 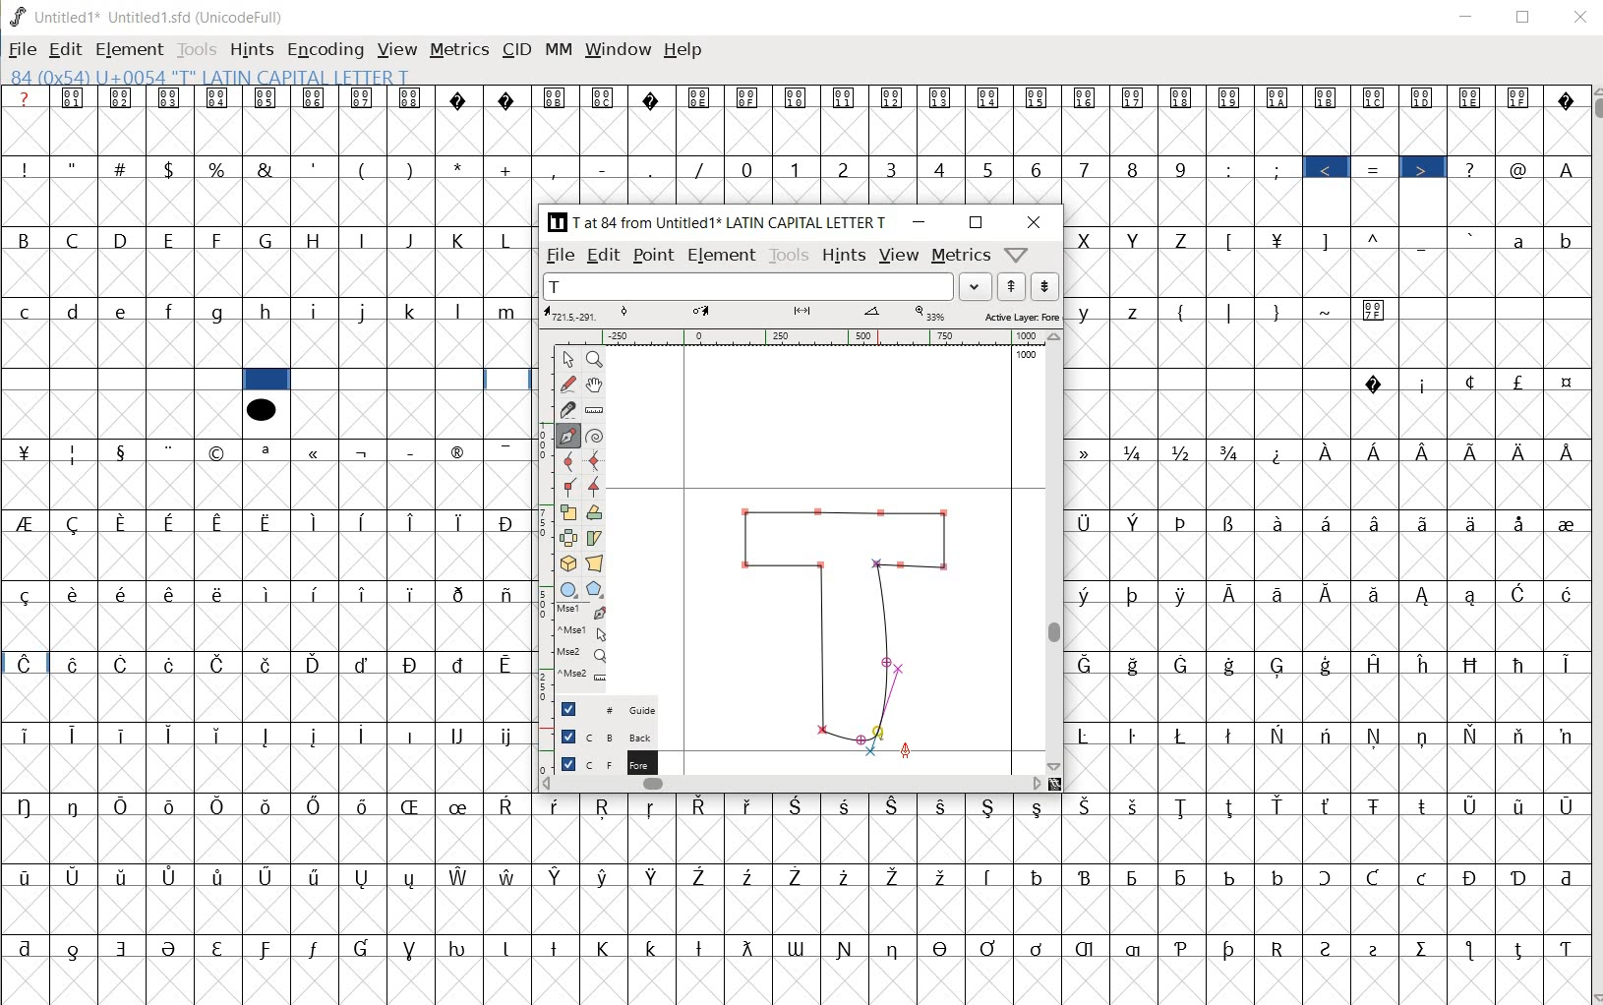 I want to click on Symbol, so click(x=605, y=876).